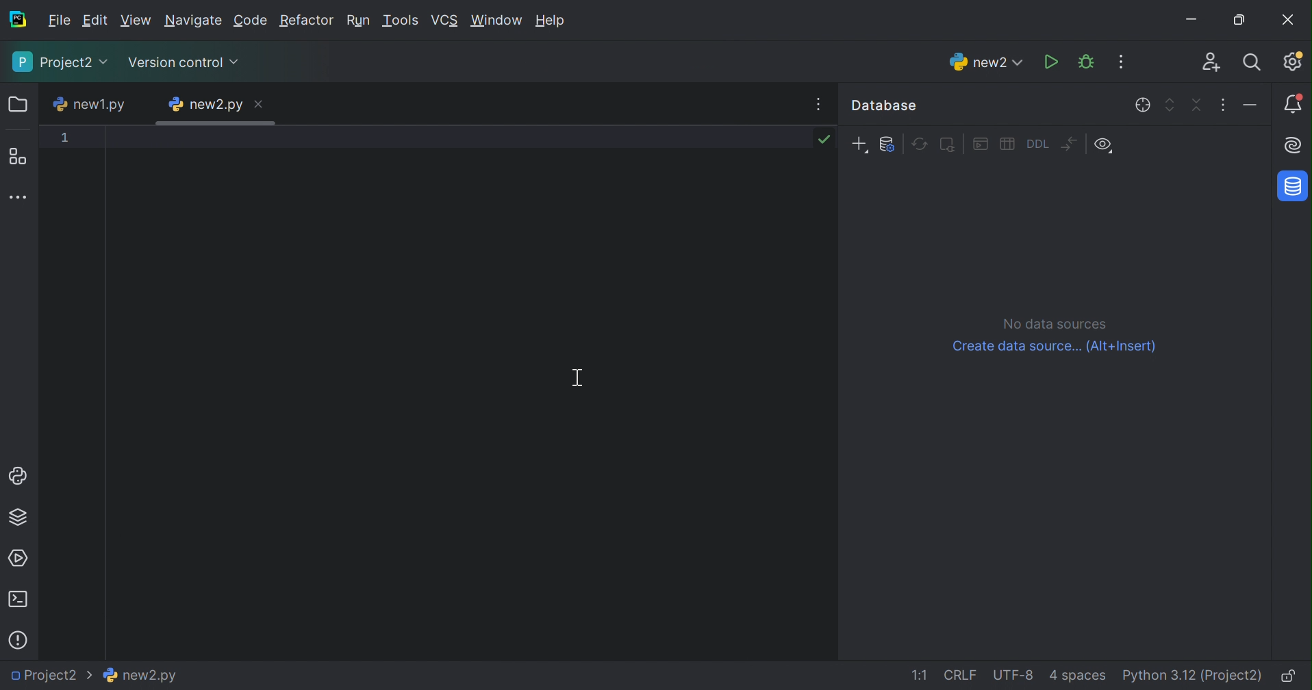 This screenshot has height=690, width=1312. What do you see at coordinates (959, 674) in the screenshot?
I see `CRLF` at bounding box center [959, 674].